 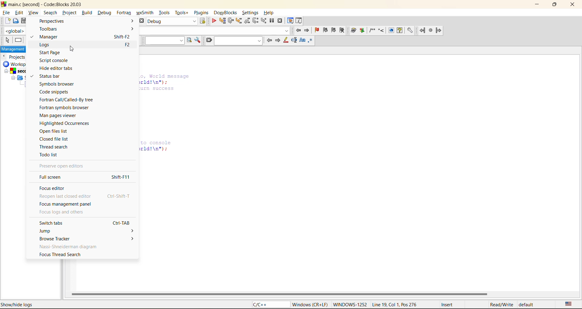 I want to click on close, so click(x=574, y=5).